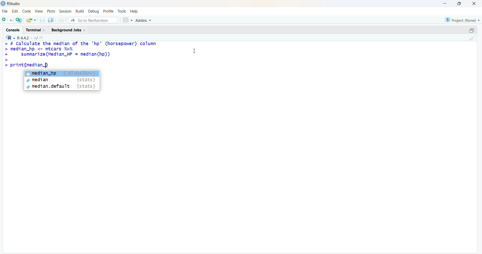 The width and height of the screenshot is (482, 254). What do you see at coordinates (28, 38) in the screenshot?
I see `R 4.4.2 ~/` at bounding box center [28, 38].